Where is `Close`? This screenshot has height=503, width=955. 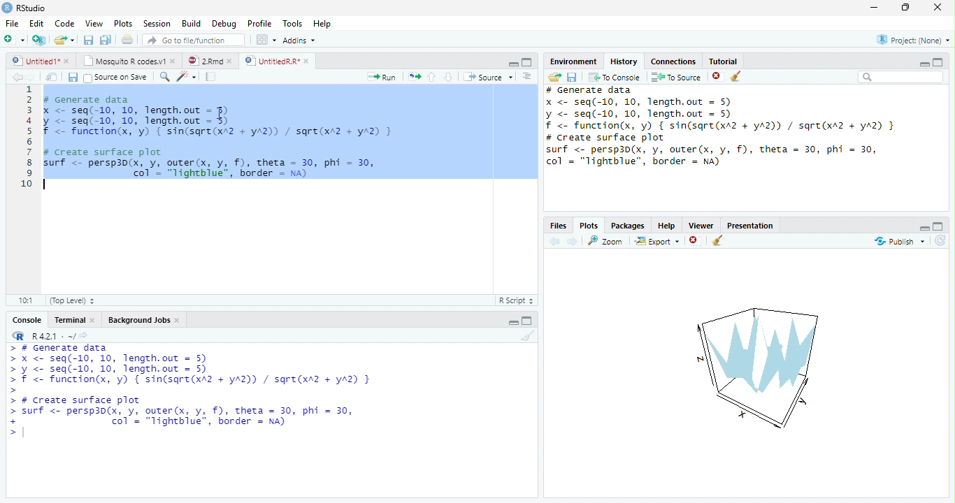 Close is located at coordinates (178, 320).